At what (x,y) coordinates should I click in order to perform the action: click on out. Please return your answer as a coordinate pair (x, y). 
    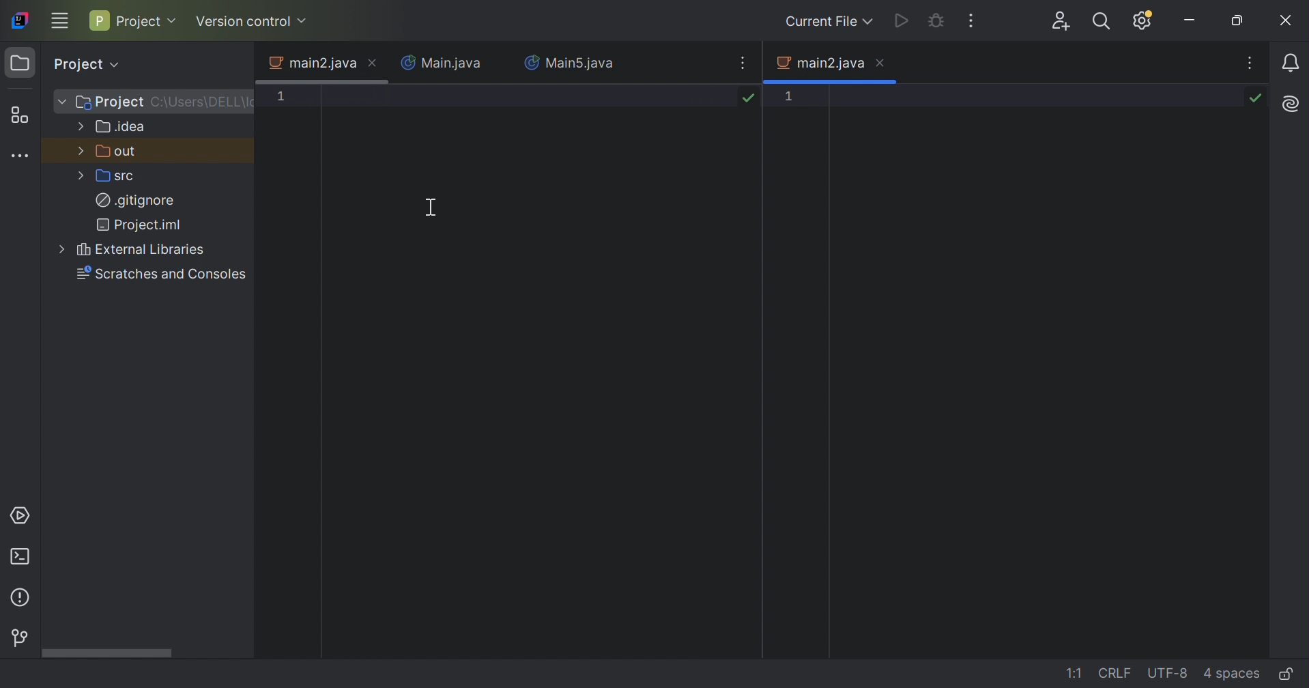
    Looking at the image, I should click on (119, 152).